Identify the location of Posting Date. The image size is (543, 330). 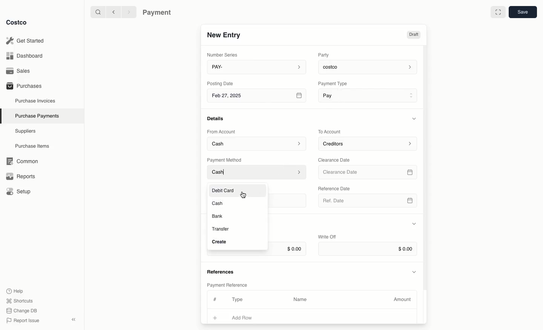
(221, 83).